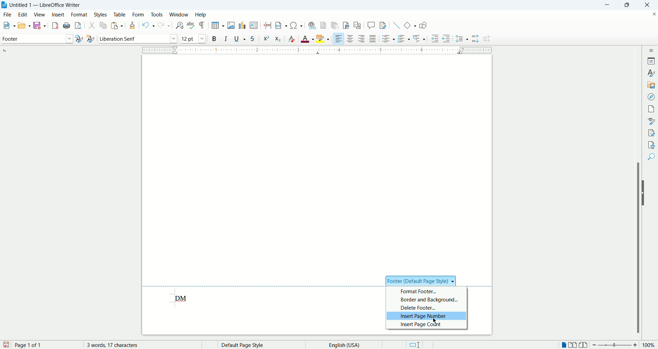 This screenshot has width=658, height=349. Describe the element at coordinates (40, 25) in the screenshot. I see `save` at that location.